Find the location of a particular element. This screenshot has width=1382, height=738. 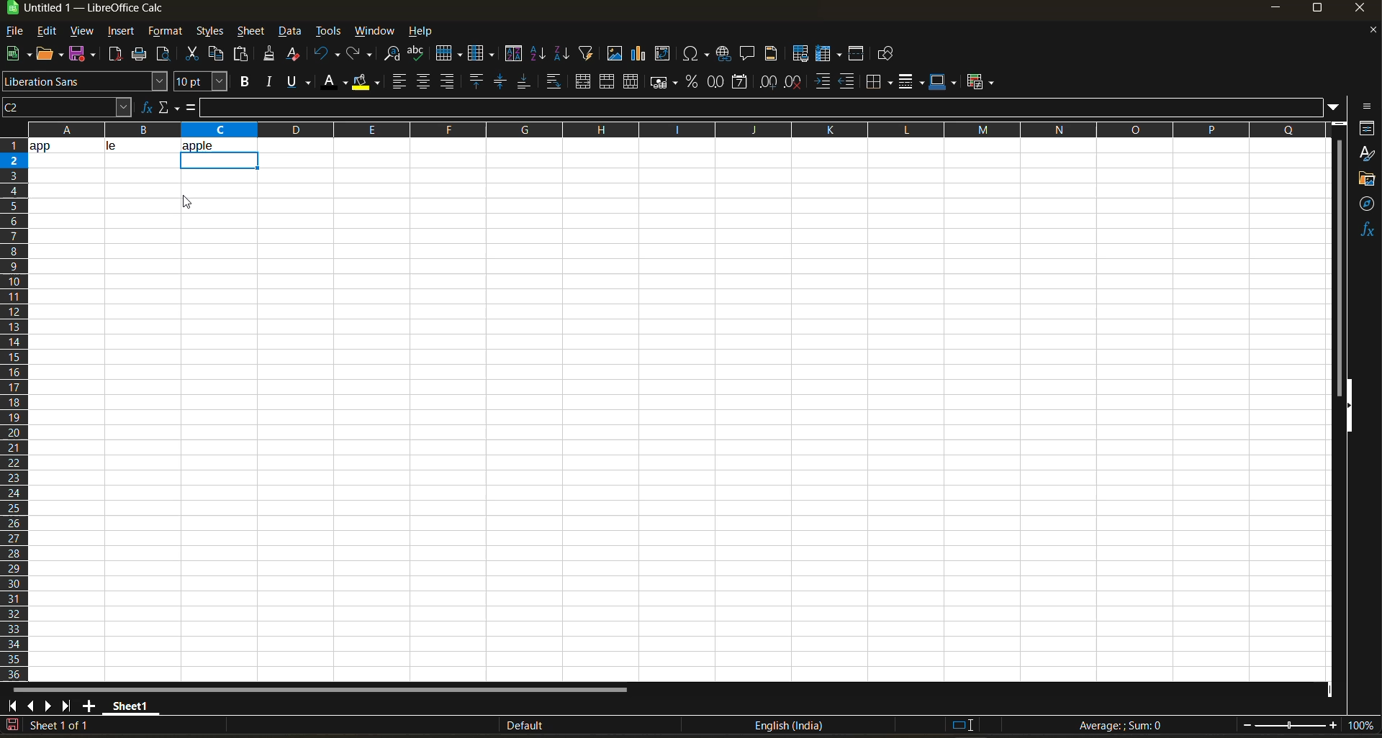

sidebar settings is located at coordinates (1365, 106).